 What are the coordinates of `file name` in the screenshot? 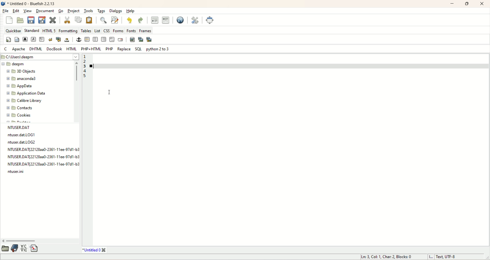 It's located at (42, 150).